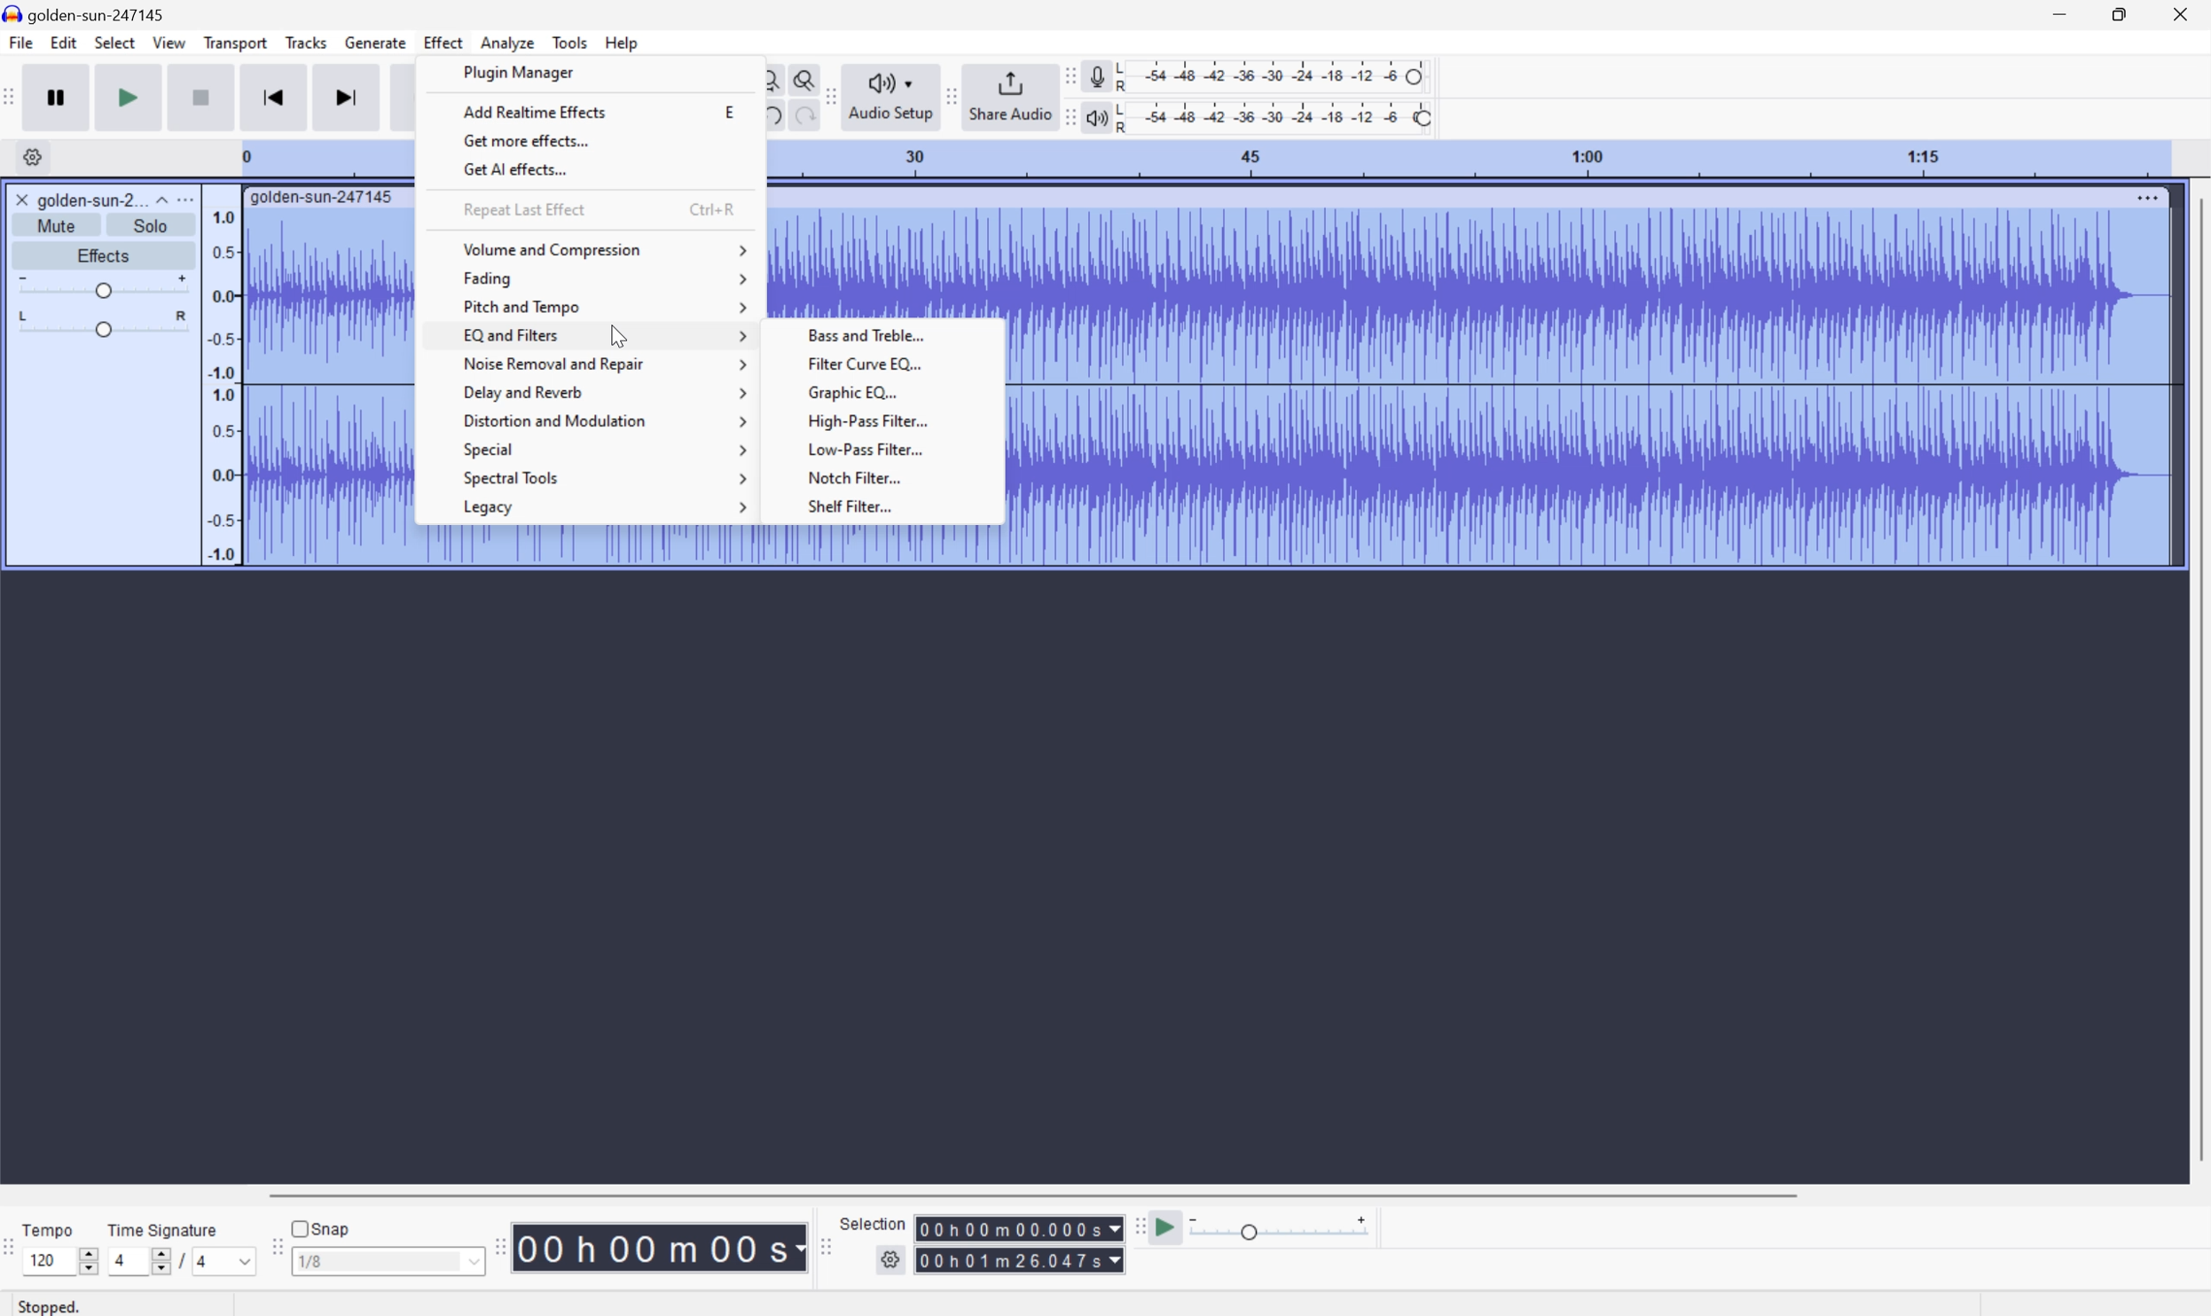 The width and height of the screenshot is (2211, 1316). Describe the element at coordinates (102, 199) in the screenshot. I see `golden-sun-2...` at that location.